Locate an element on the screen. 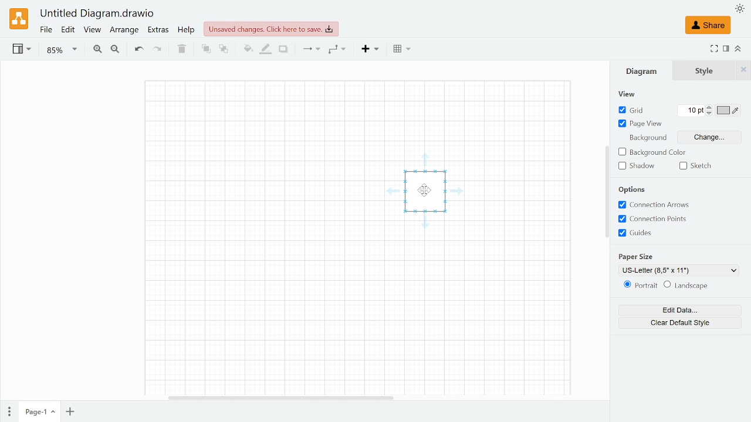 This screenshot has height=422, width=751. Sketch is located at coordinates (700, 166).